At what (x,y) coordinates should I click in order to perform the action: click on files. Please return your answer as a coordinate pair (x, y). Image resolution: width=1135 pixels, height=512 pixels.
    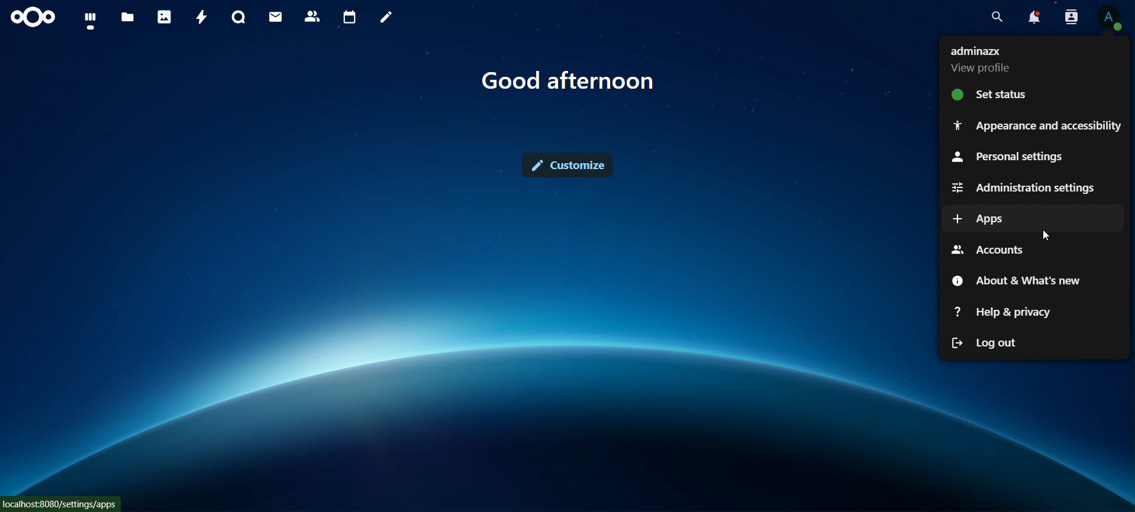
    Looking at the image, I should click on (130, 17).